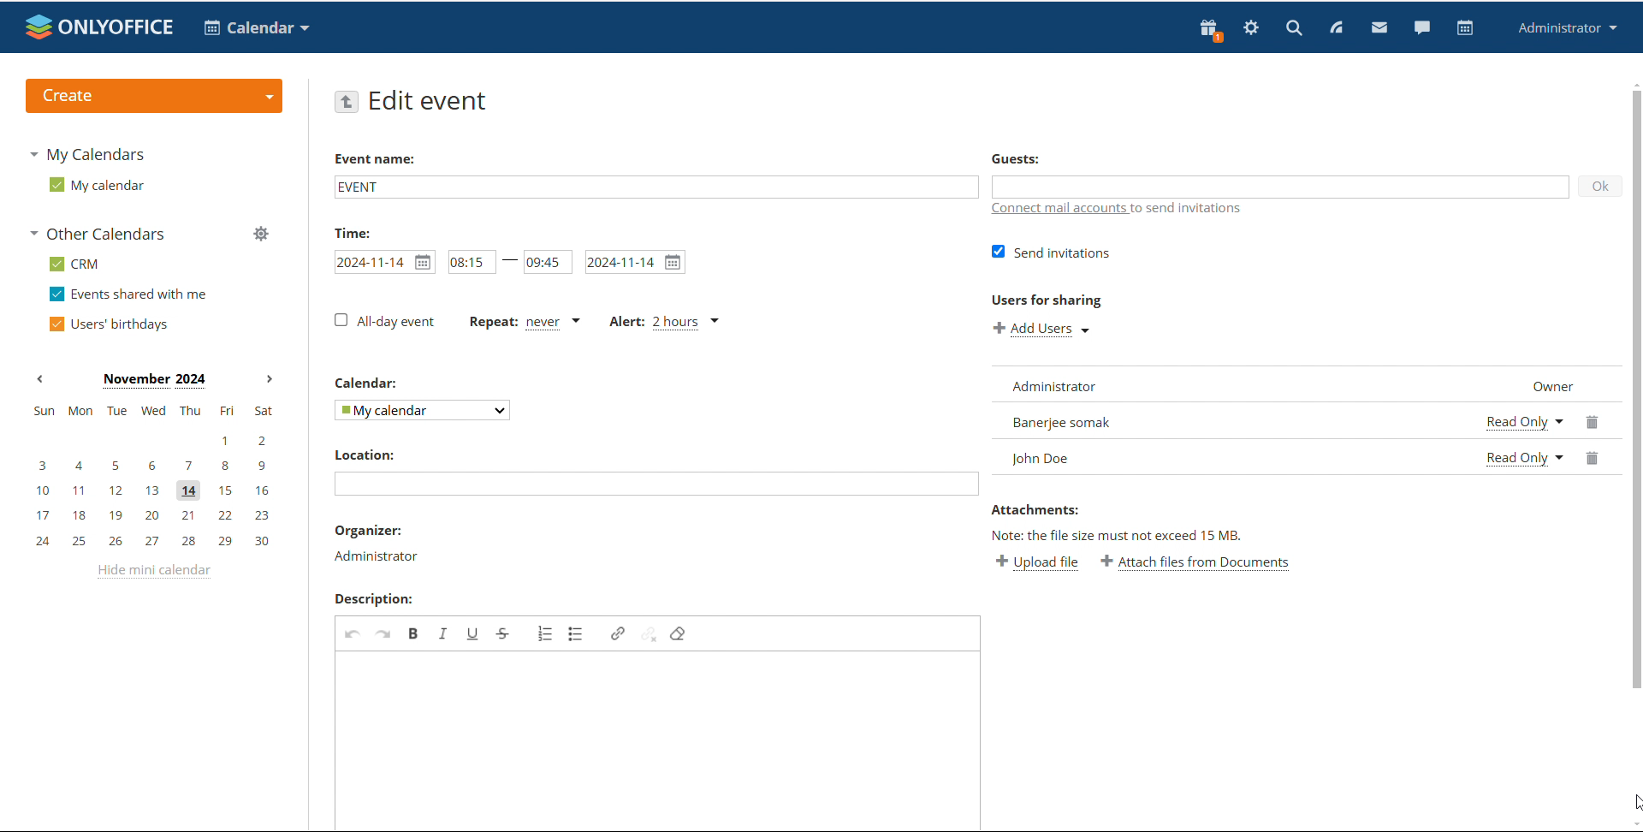  I want to click on select application, so click(255, 28).